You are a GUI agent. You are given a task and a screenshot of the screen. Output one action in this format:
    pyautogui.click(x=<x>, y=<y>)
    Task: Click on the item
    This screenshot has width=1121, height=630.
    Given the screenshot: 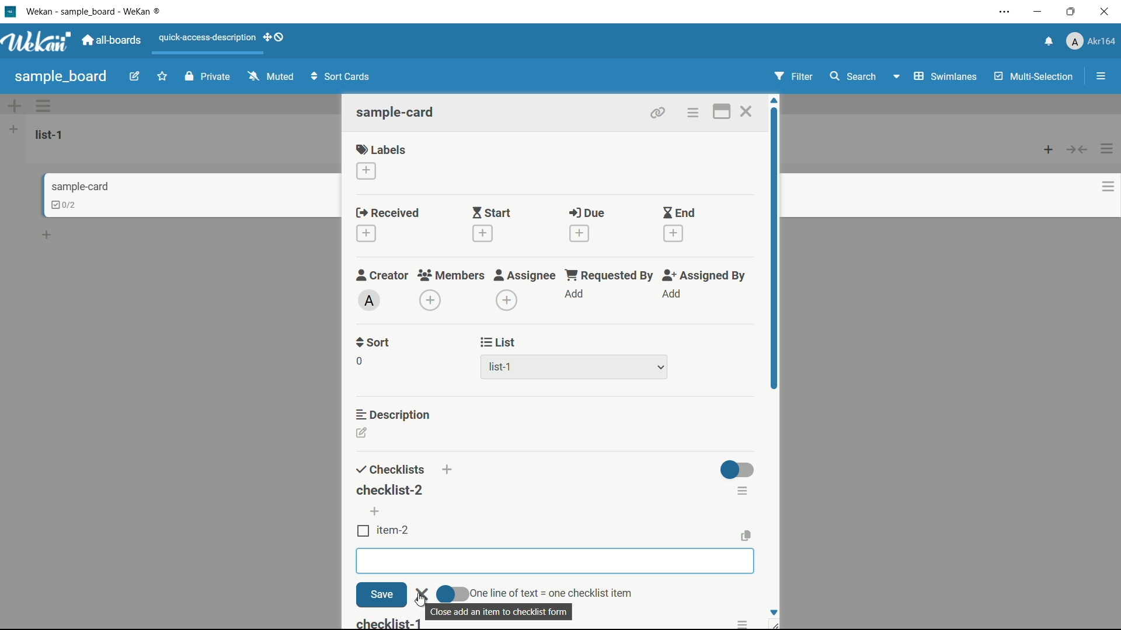 What is the action you would take?
    pyautogui.click(x=395, y=530)
    